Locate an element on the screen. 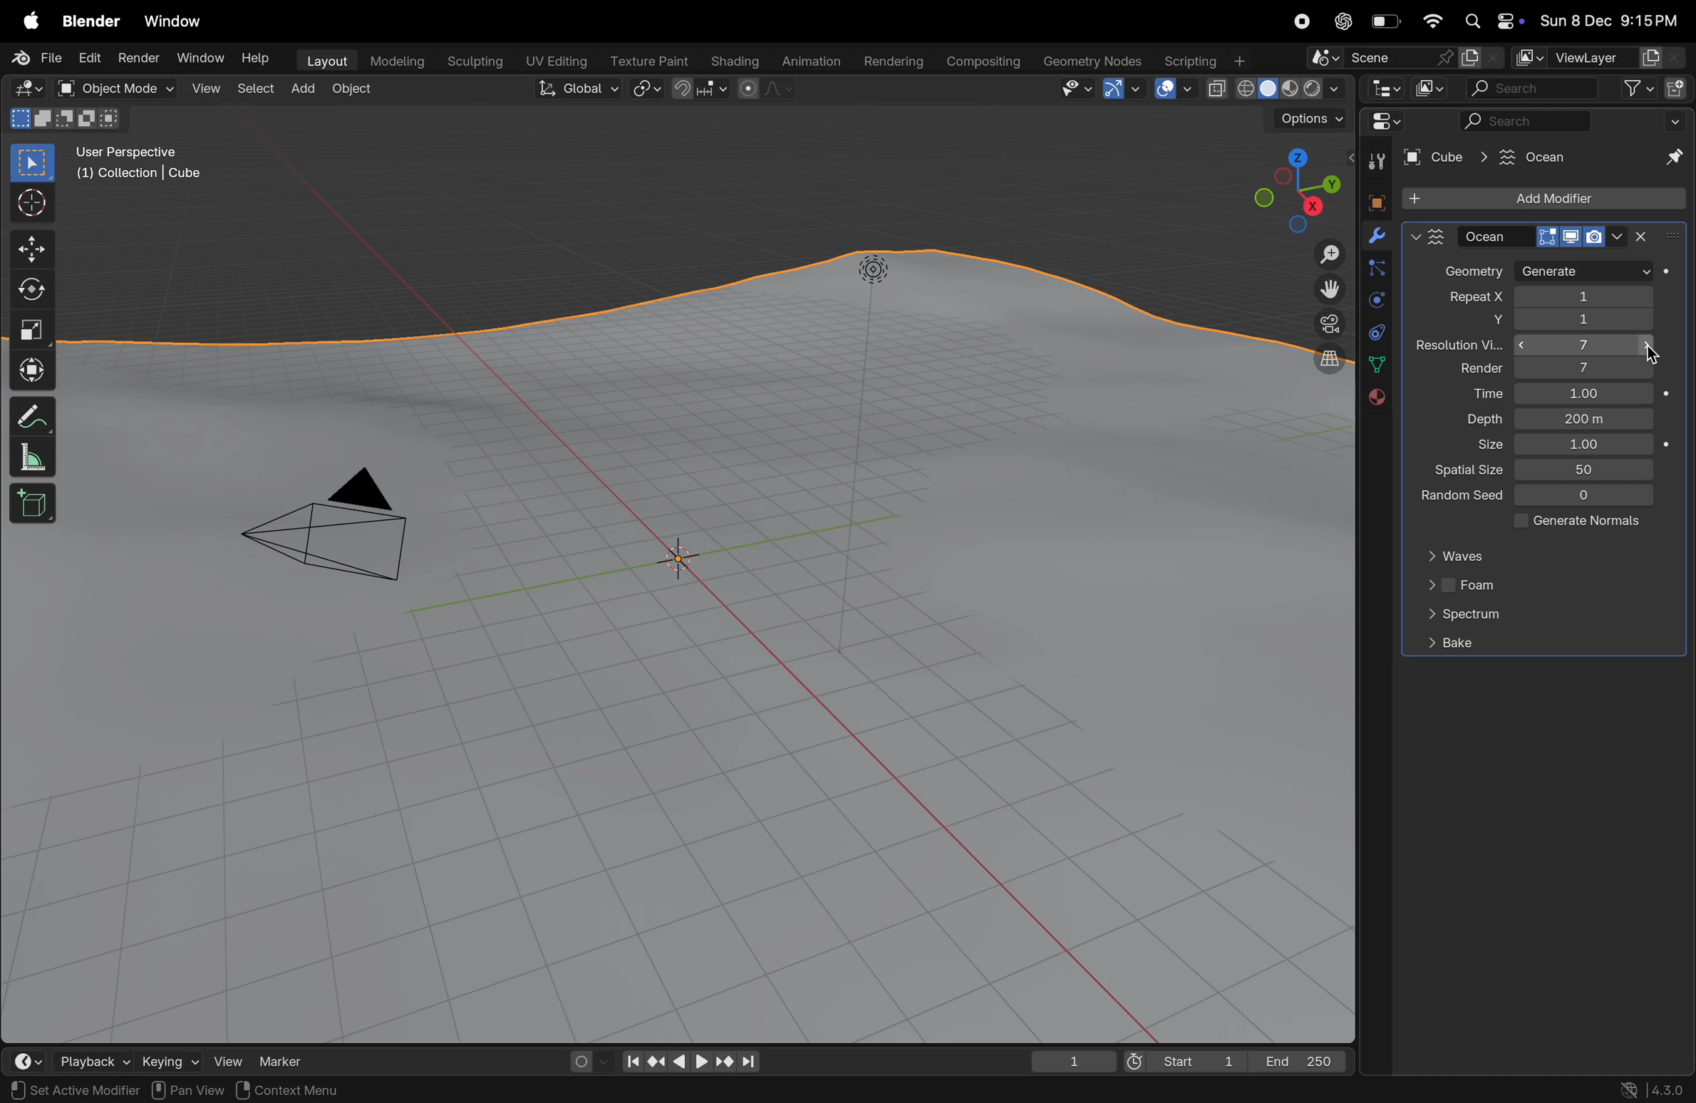  zoom in zoom out view is located at coordinates (1323, 254).